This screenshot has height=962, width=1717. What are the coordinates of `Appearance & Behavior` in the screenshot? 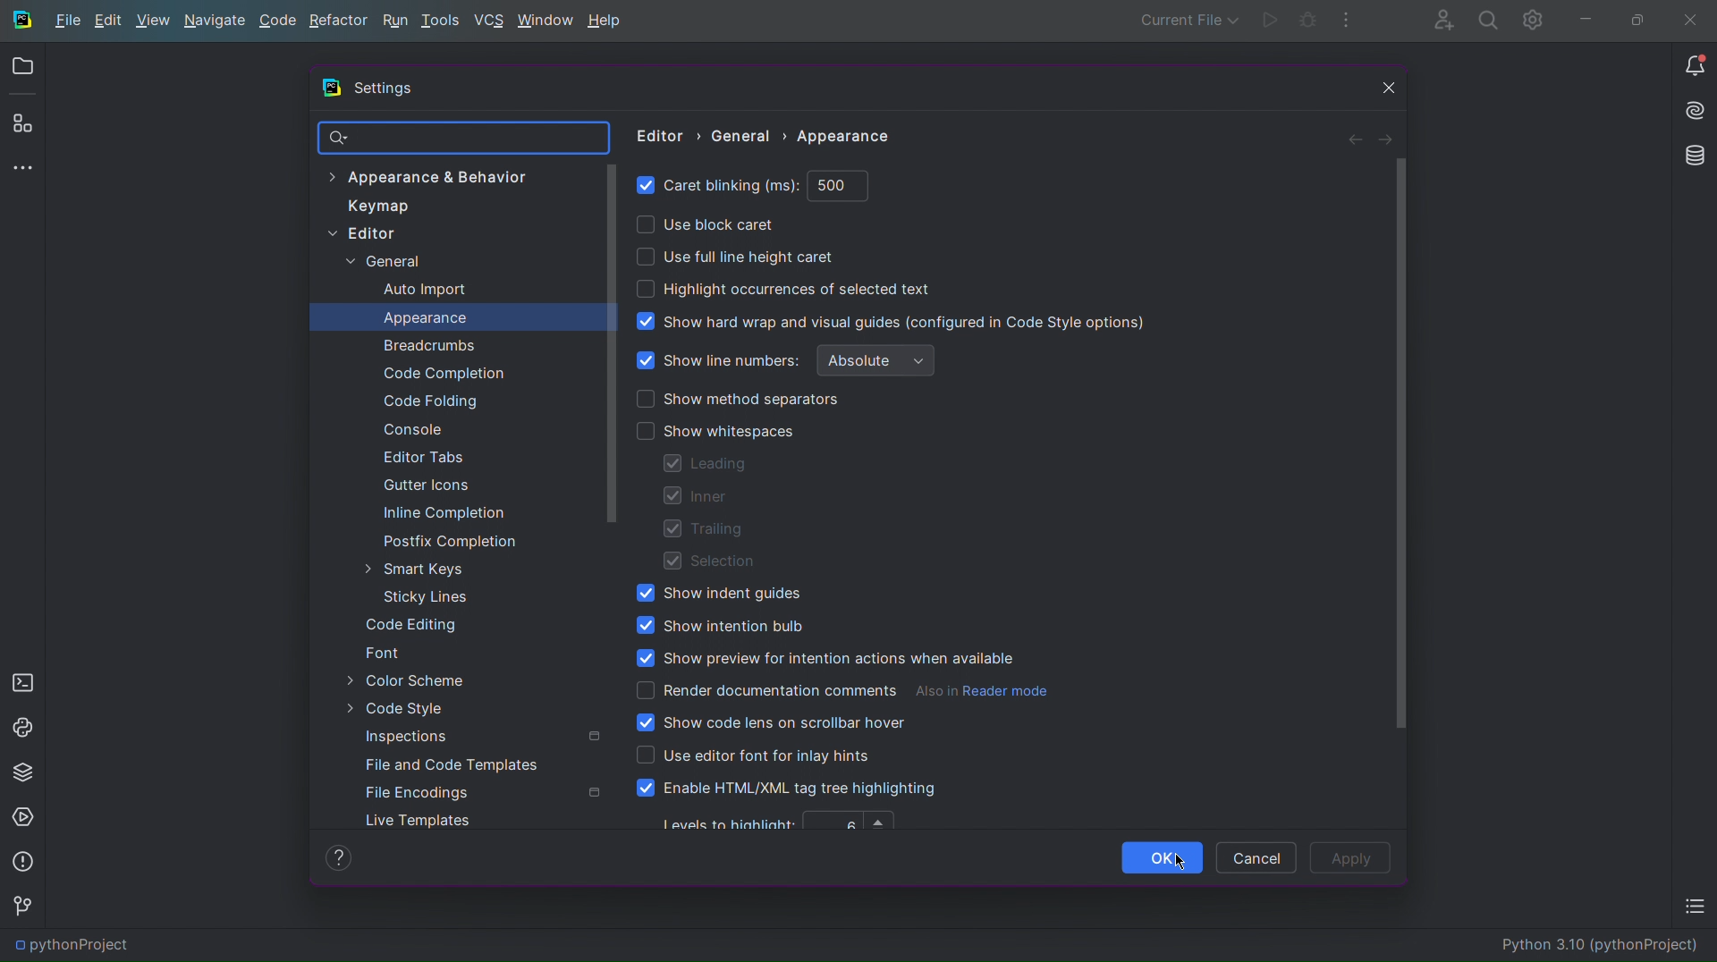 It's located at (427, 175).